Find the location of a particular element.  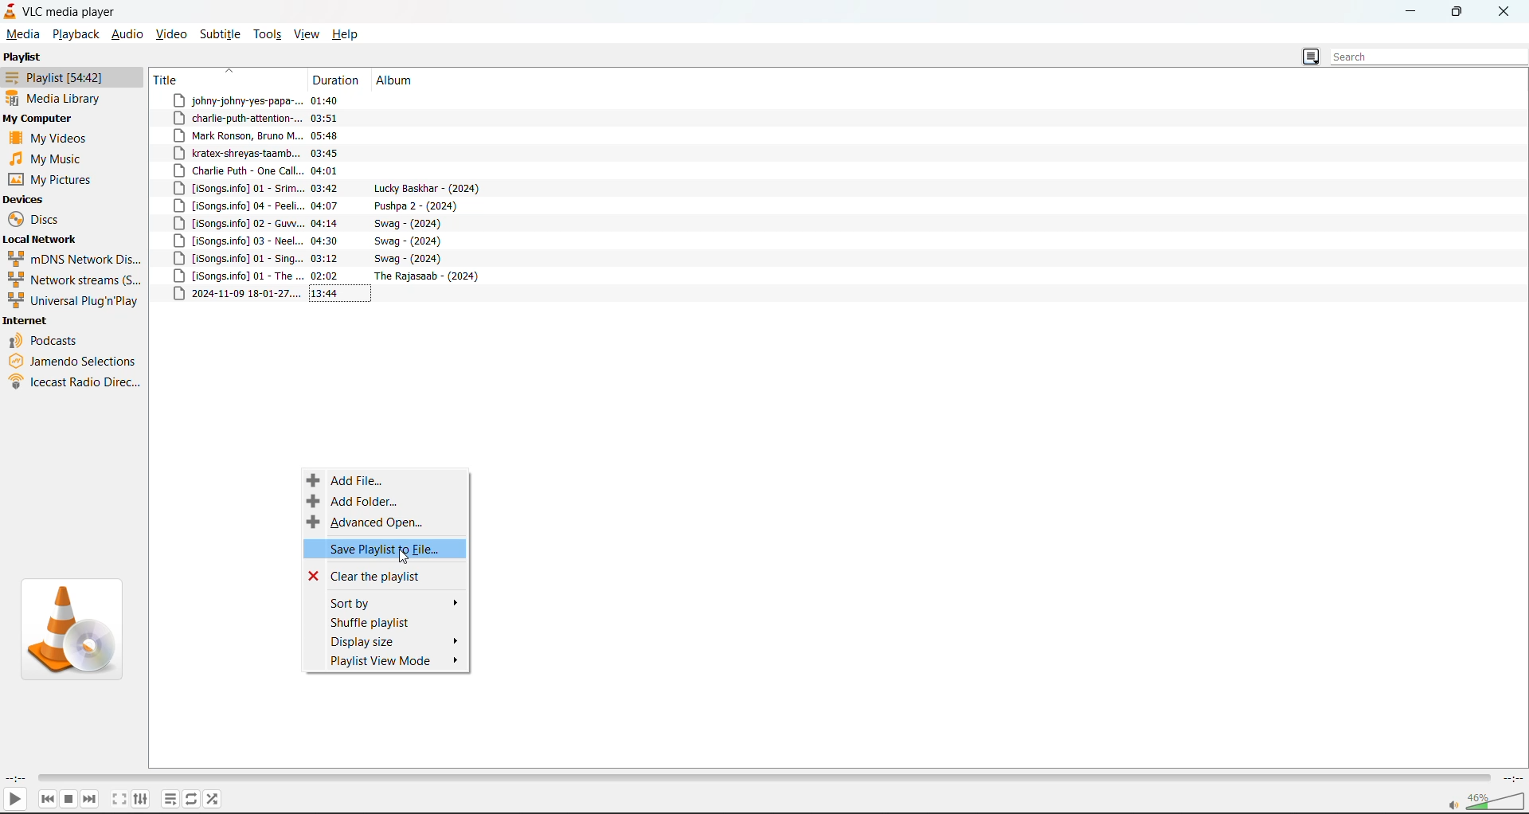

shuffle playlist is located at coordinates (384, 624).